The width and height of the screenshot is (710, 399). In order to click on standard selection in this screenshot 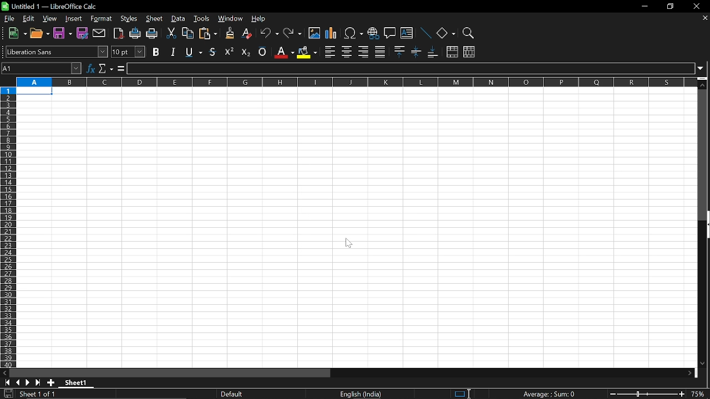, I will do `click(463, 393)`.